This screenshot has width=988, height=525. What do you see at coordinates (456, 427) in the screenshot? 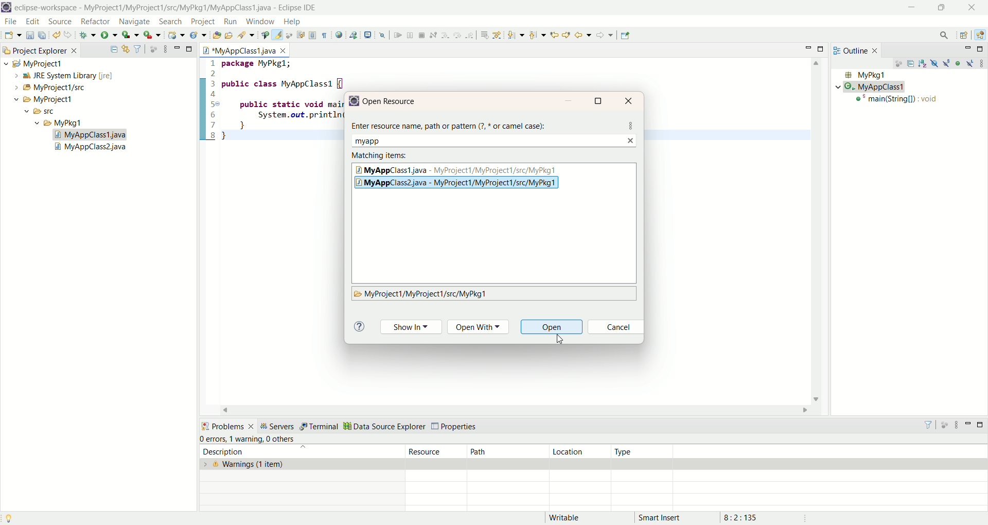
I see `properties` at bounding box center [456, 427].